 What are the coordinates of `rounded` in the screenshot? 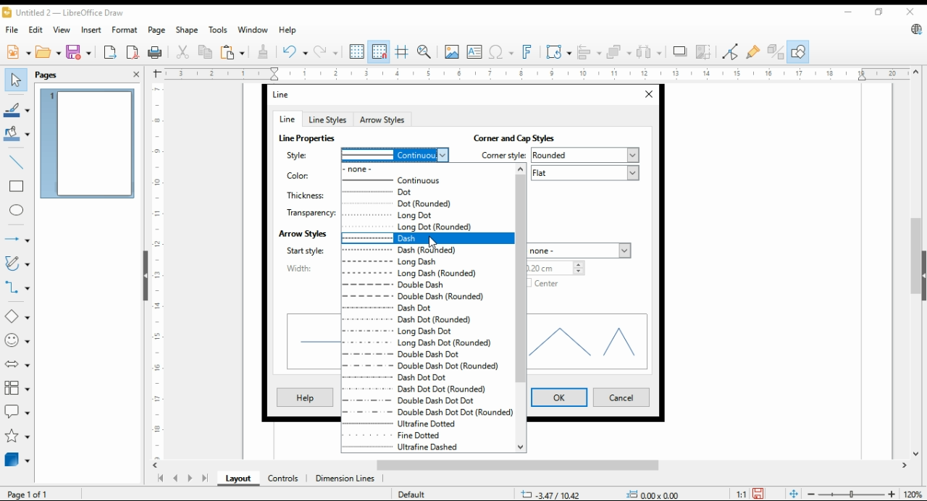 It's located at (586, 155).